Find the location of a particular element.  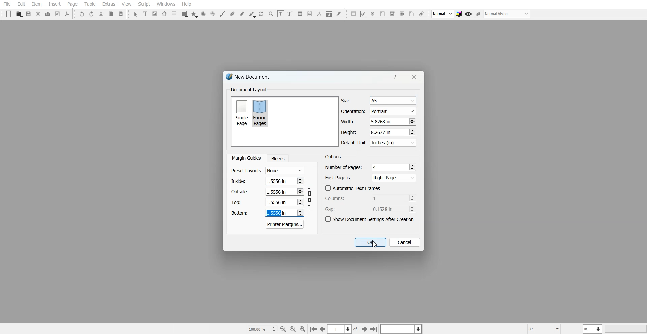

Increase and decrease No.  is located at coordinates (300, 180).